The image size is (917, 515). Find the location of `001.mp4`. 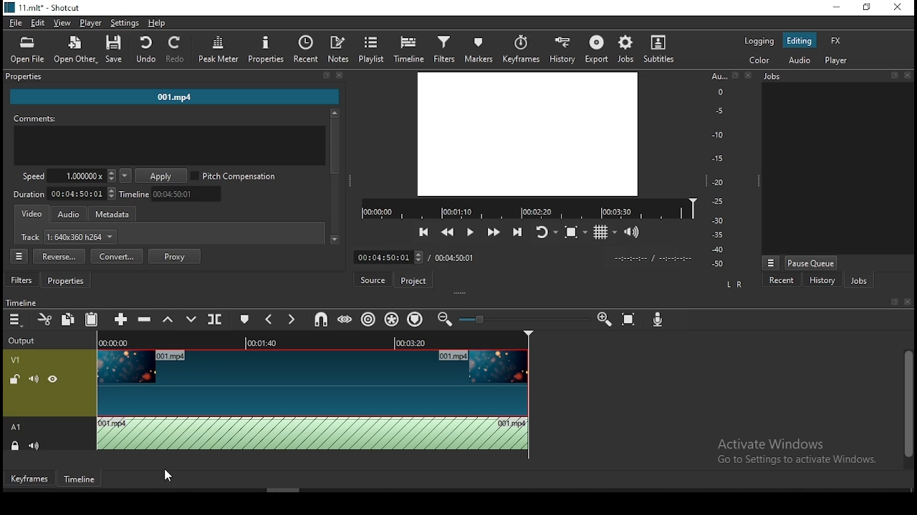

001.mp4 is located at coordinates (175, 97).